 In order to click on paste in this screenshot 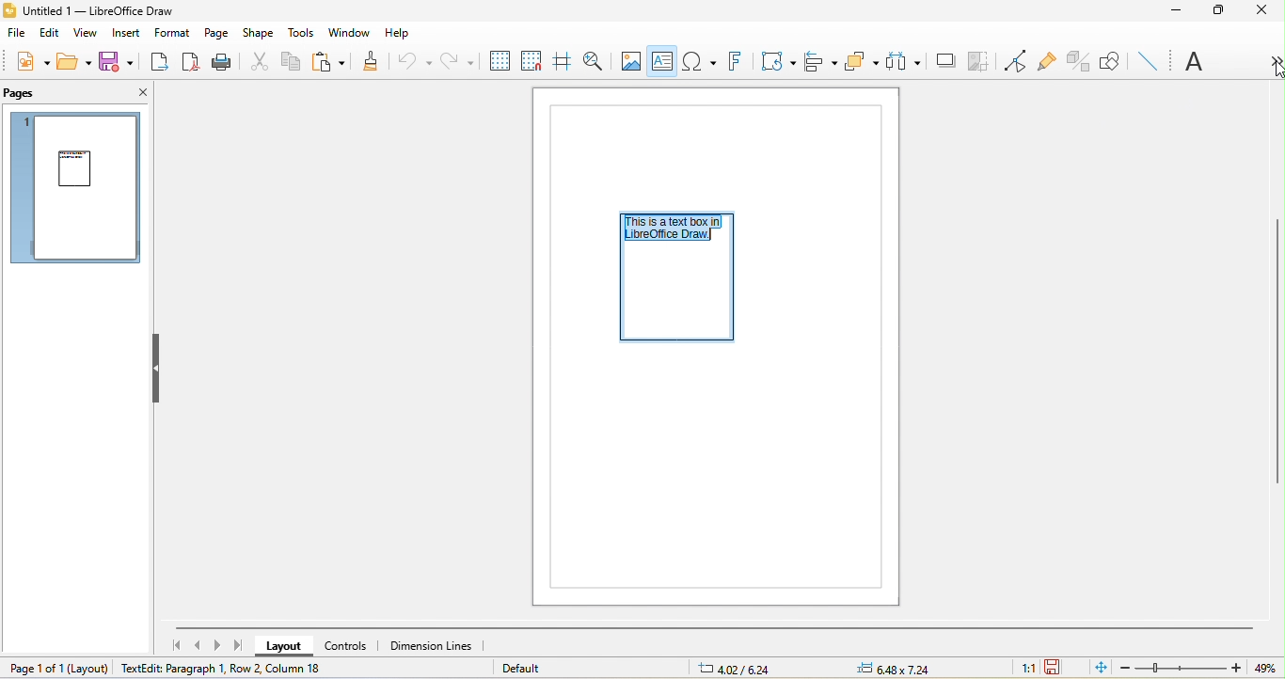, I will do `click(332, 61)`.